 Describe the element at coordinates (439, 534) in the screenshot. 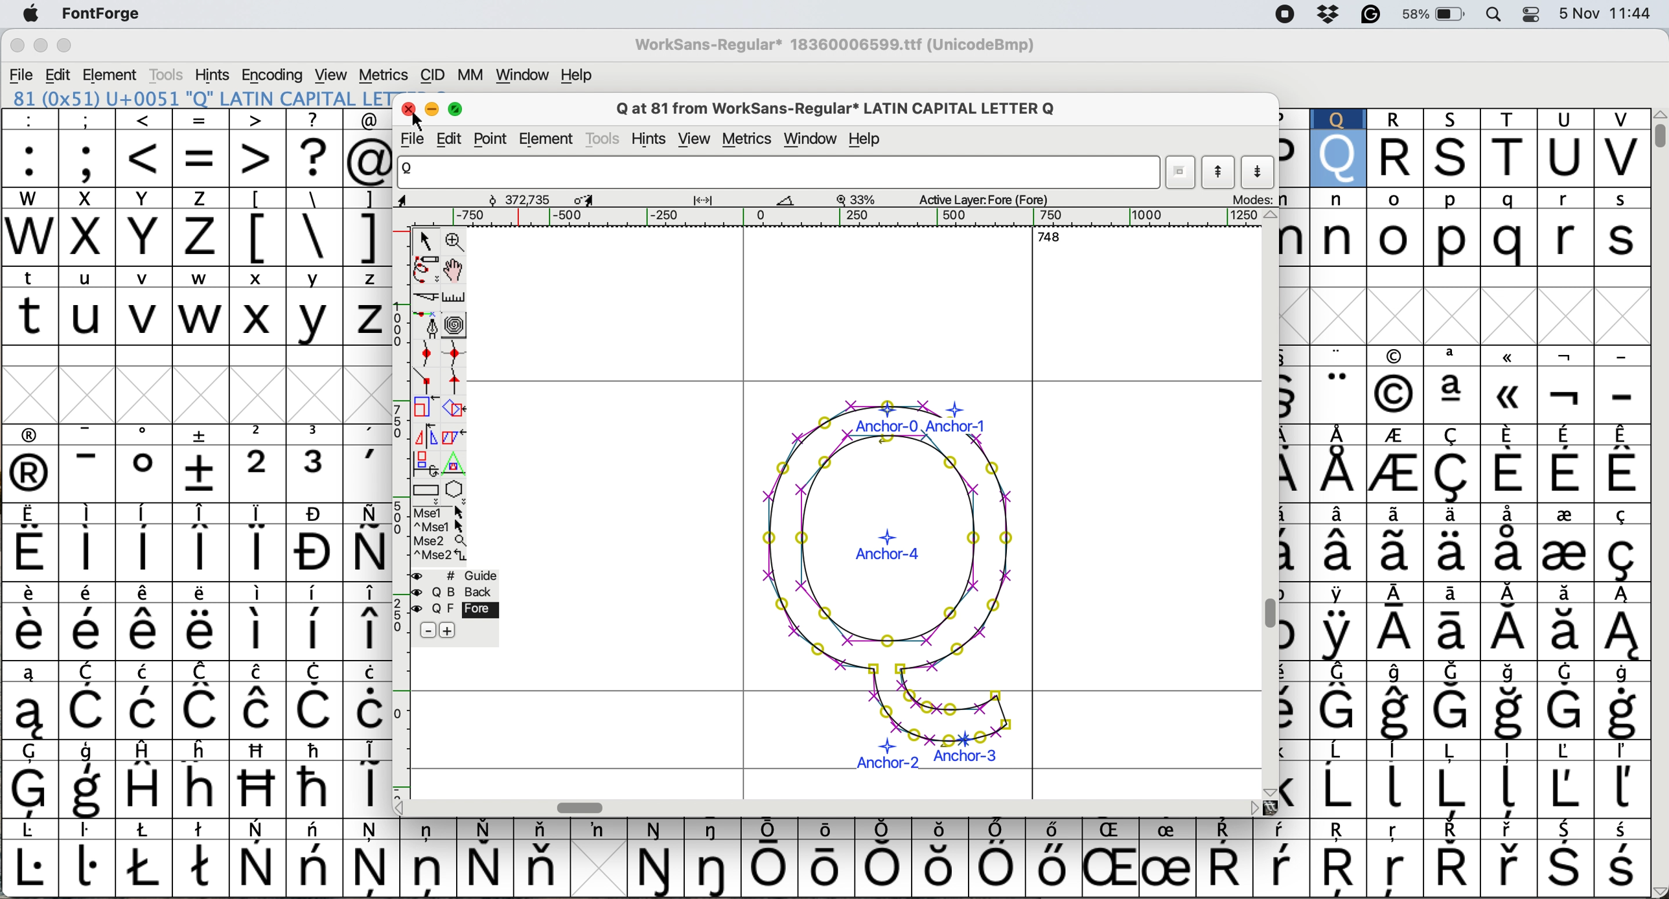

I see `more options` at that location.